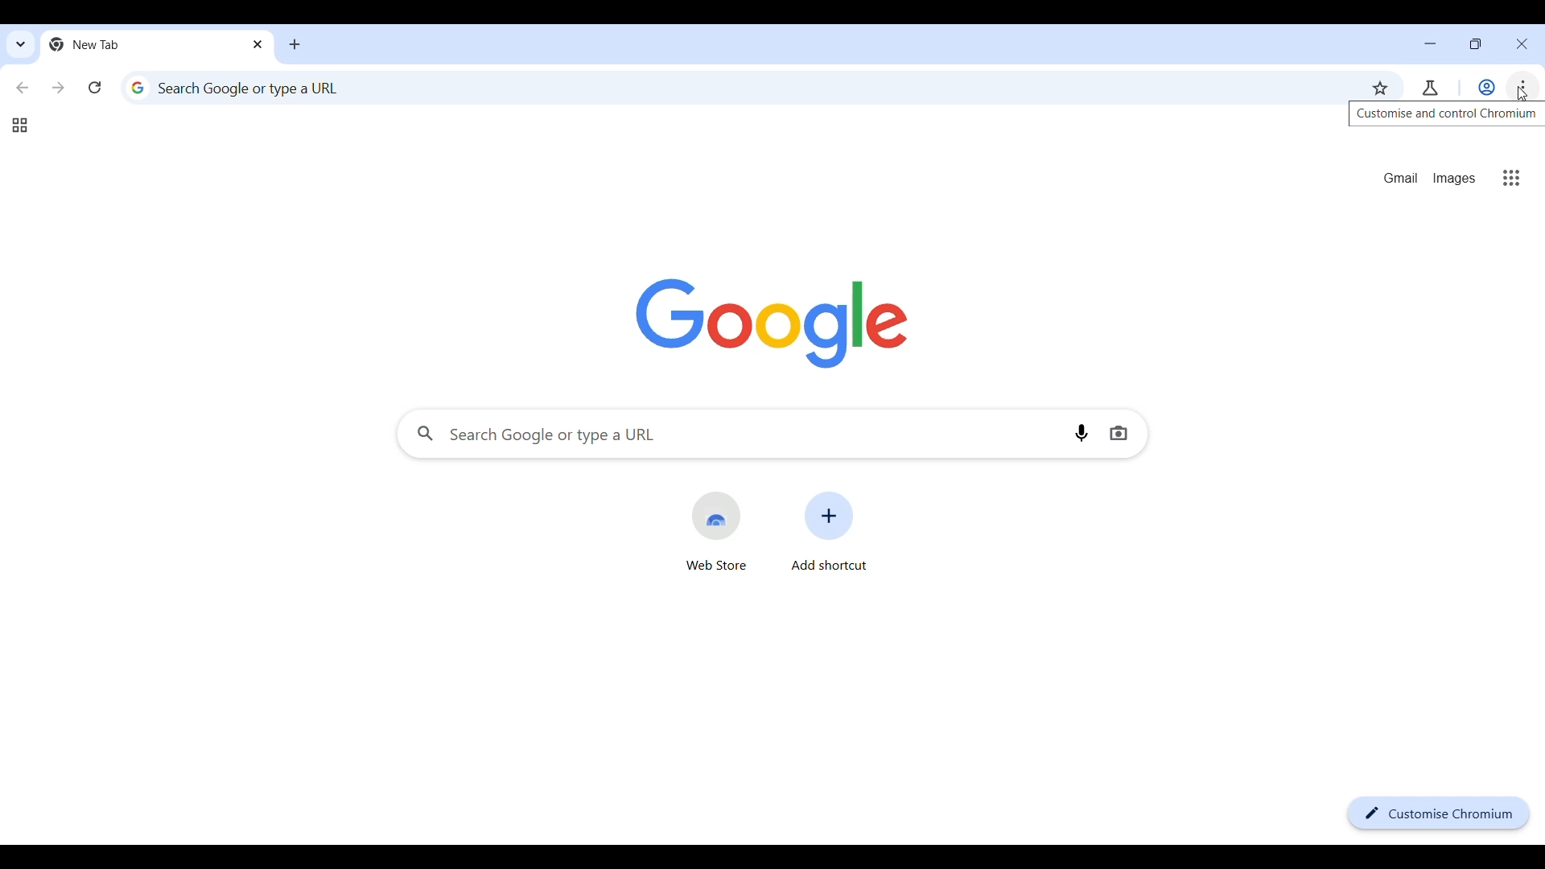  Describe the element at coordinates (1440, 813) in the screenshot. I see `Customize Chromium` at that location.